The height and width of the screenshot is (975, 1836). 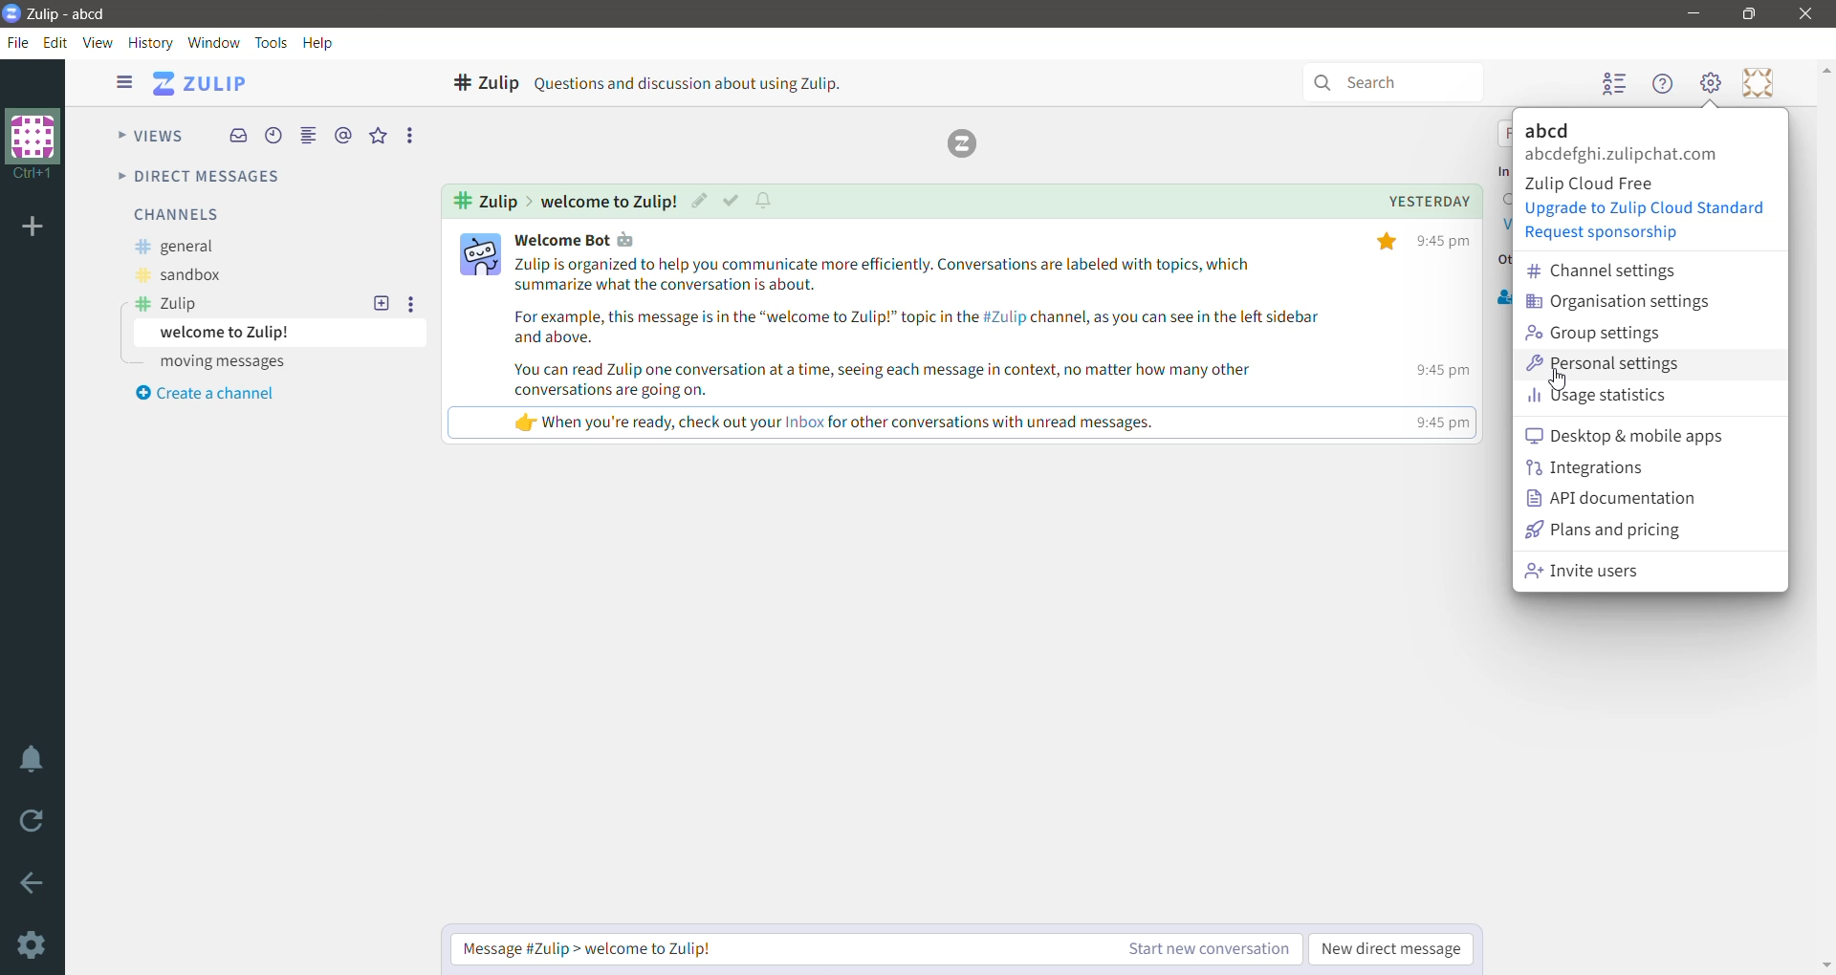 What do you see at coordinates (176, 276) in the screenshot?
I see `sandbox` at bounding box center [176, 276].